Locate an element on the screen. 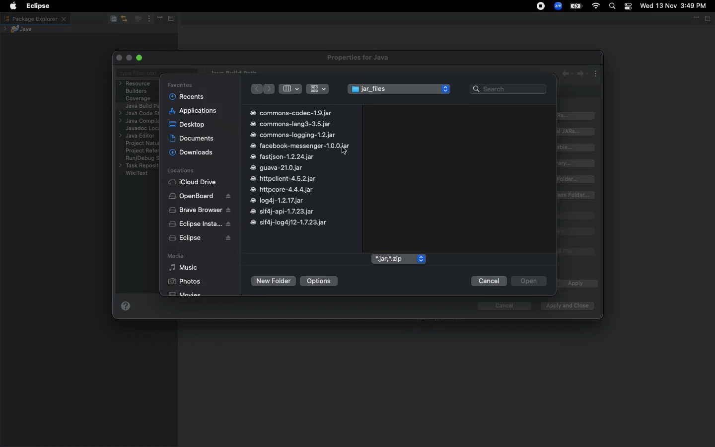  *.jar,*.zip is located at coordinates (393, 259).